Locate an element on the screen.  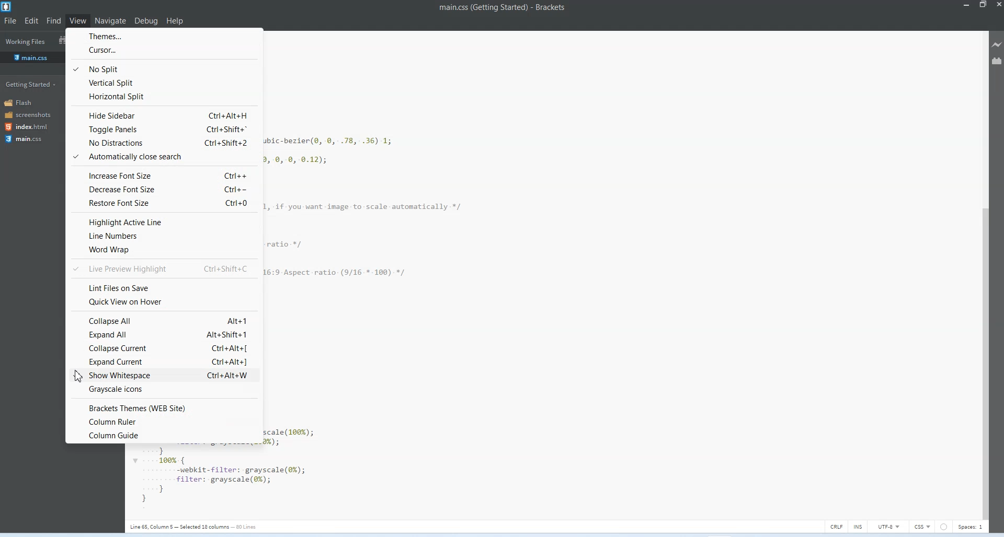
Grayscale icons is located at coordinates (163, 390).